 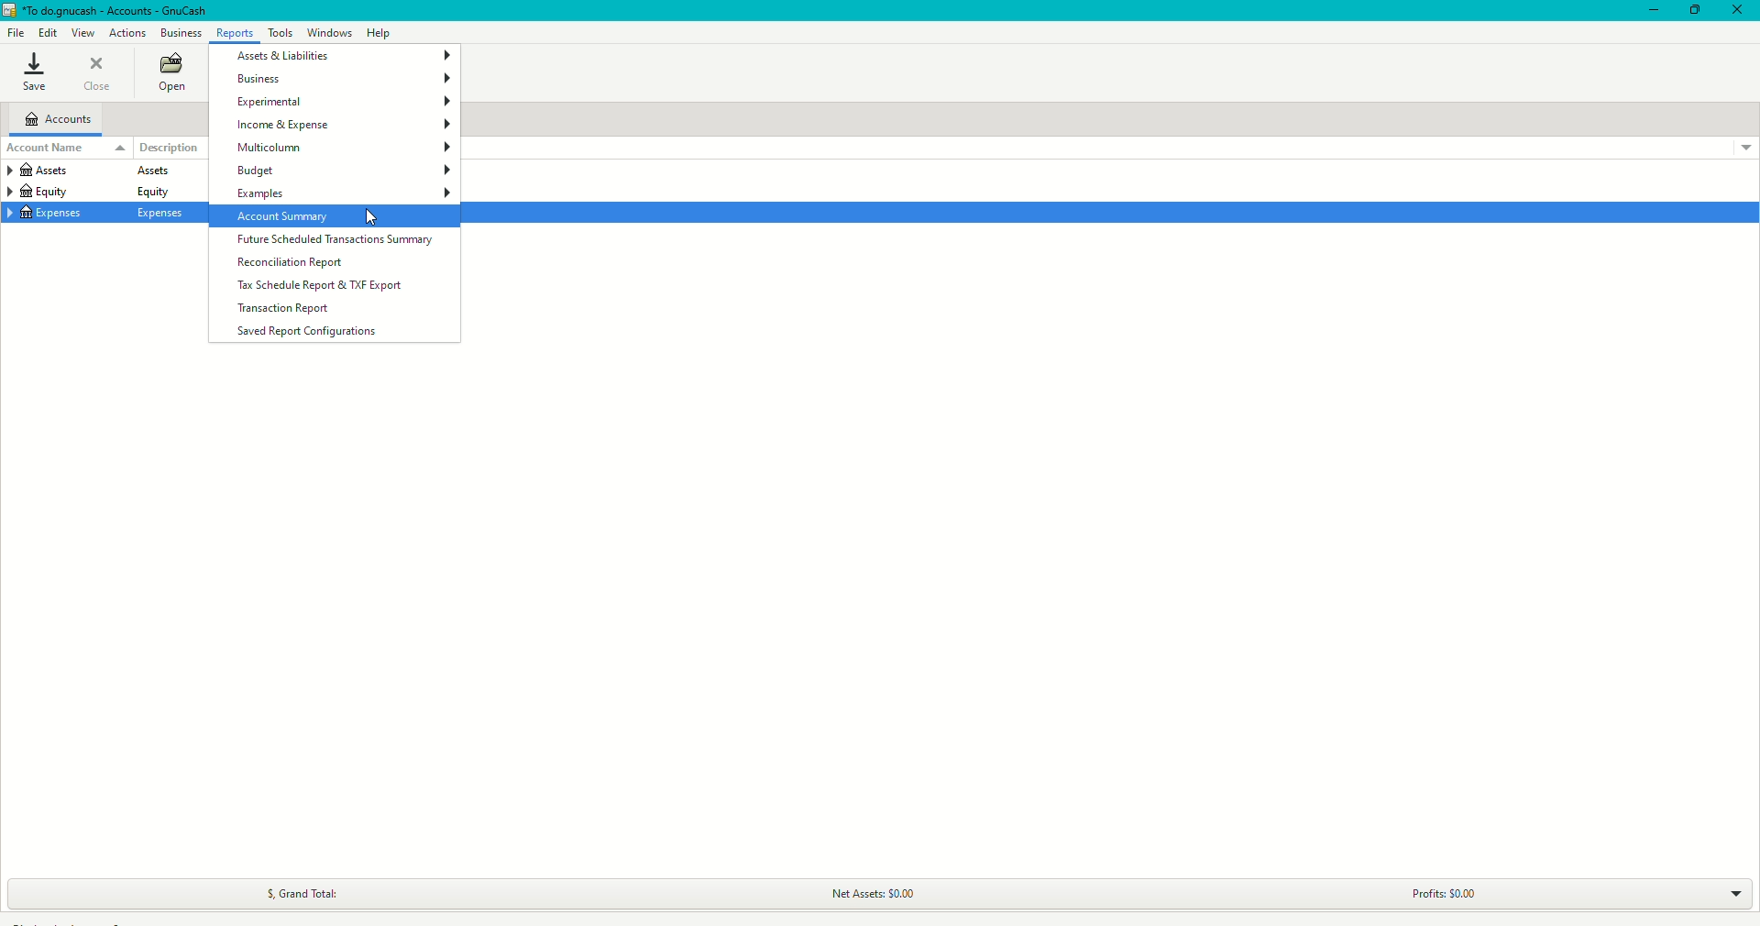 What do you see at coordinates (287, 215) in the screenshot?
I see `Account Summary` at bounding box center [287, 215].